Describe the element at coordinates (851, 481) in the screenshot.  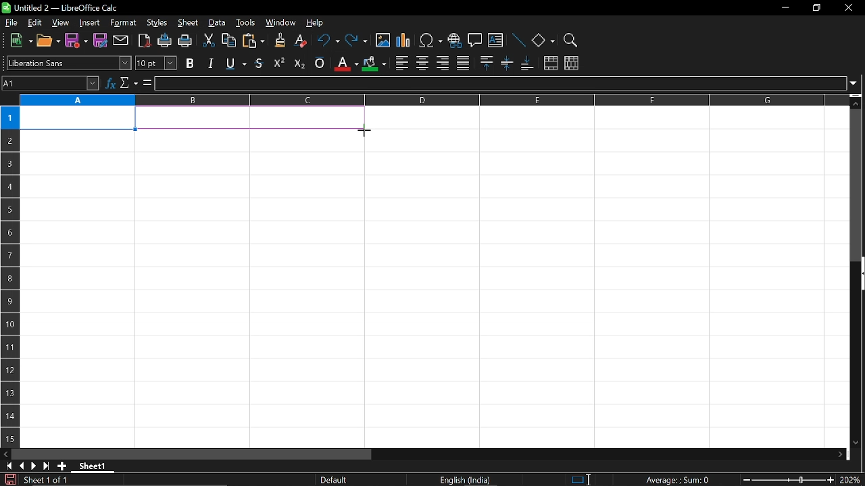
I see `current zoom` at that location.